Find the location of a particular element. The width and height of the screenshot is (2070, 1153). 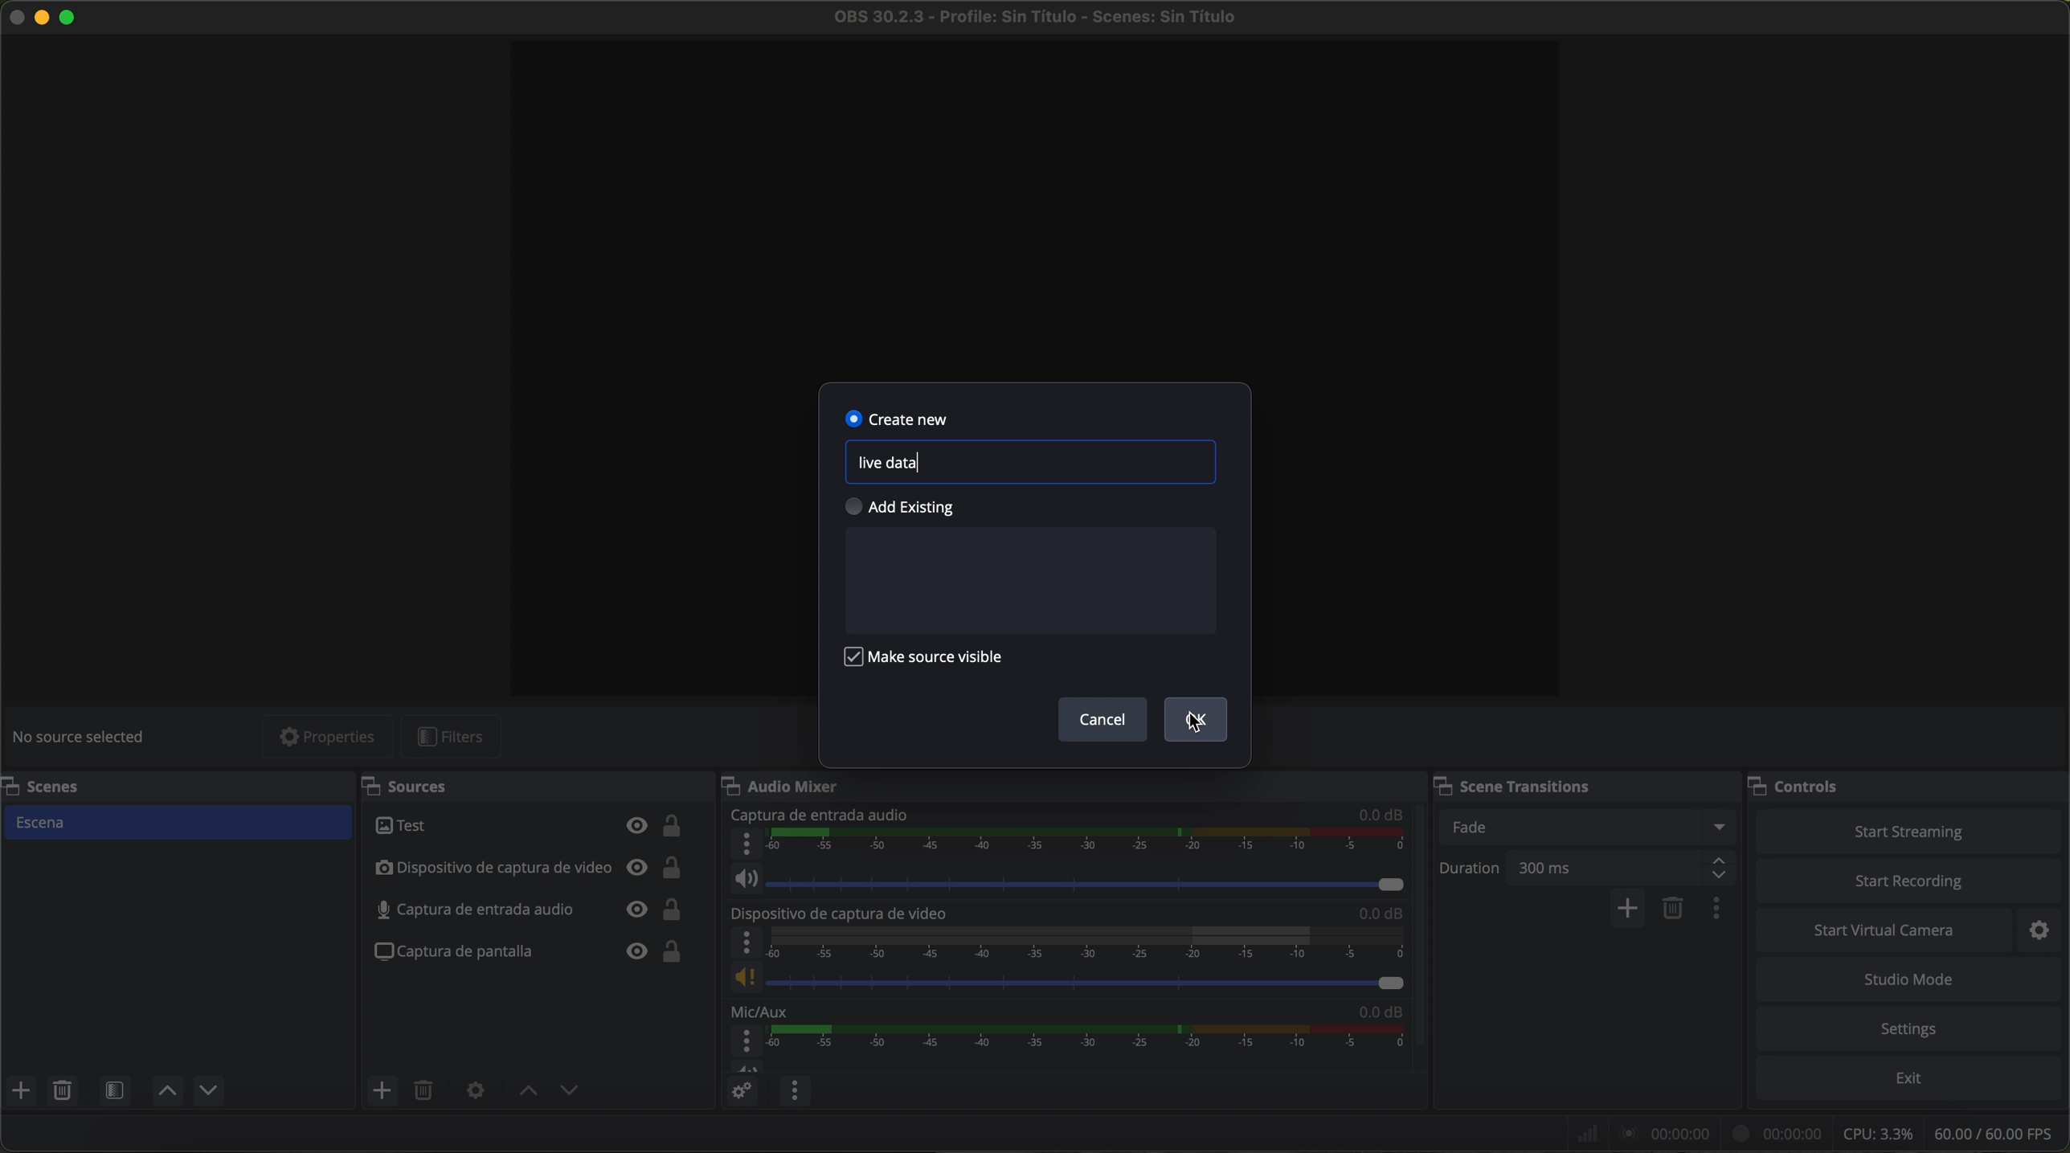

vol is located at coordinates (1074, 881).